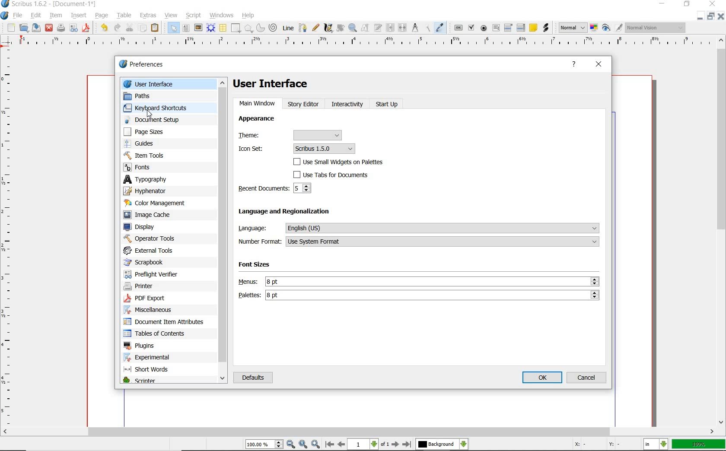 The height and width of the screenshot is (451, 726). I want to click on text frame, so click(186, 28).